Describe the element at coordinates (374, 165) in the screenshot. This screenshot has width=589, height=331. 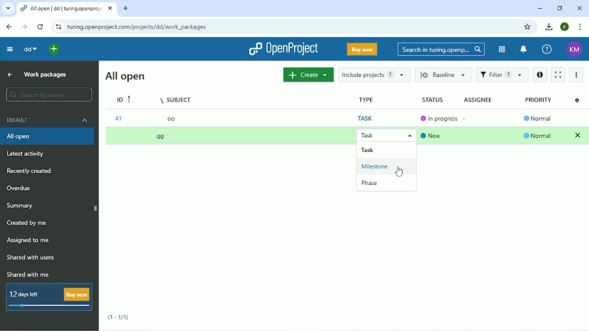
I see `Milestone` at that location.